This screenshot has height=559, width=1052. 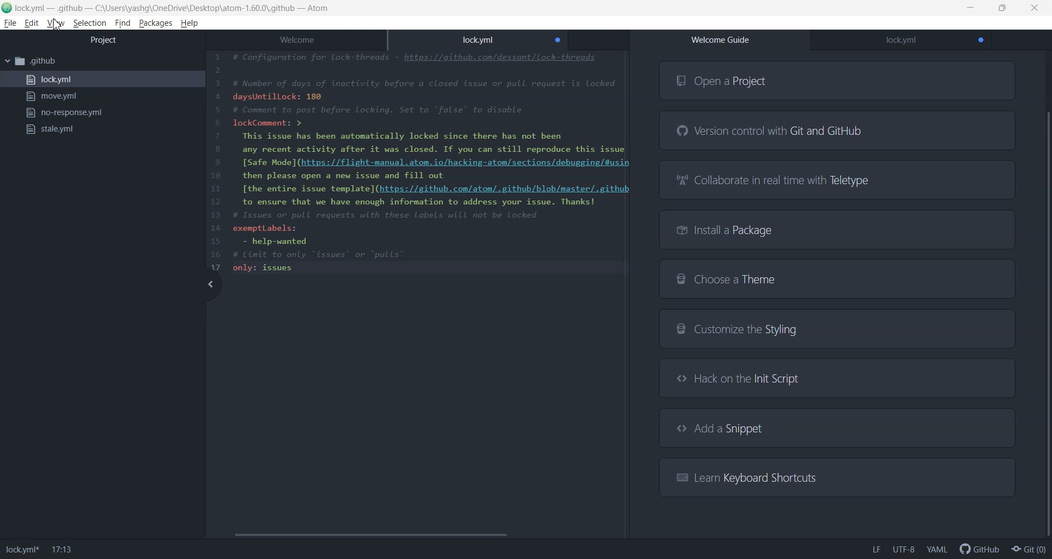 I want to click on Cursor, so click(x=58, y=26).